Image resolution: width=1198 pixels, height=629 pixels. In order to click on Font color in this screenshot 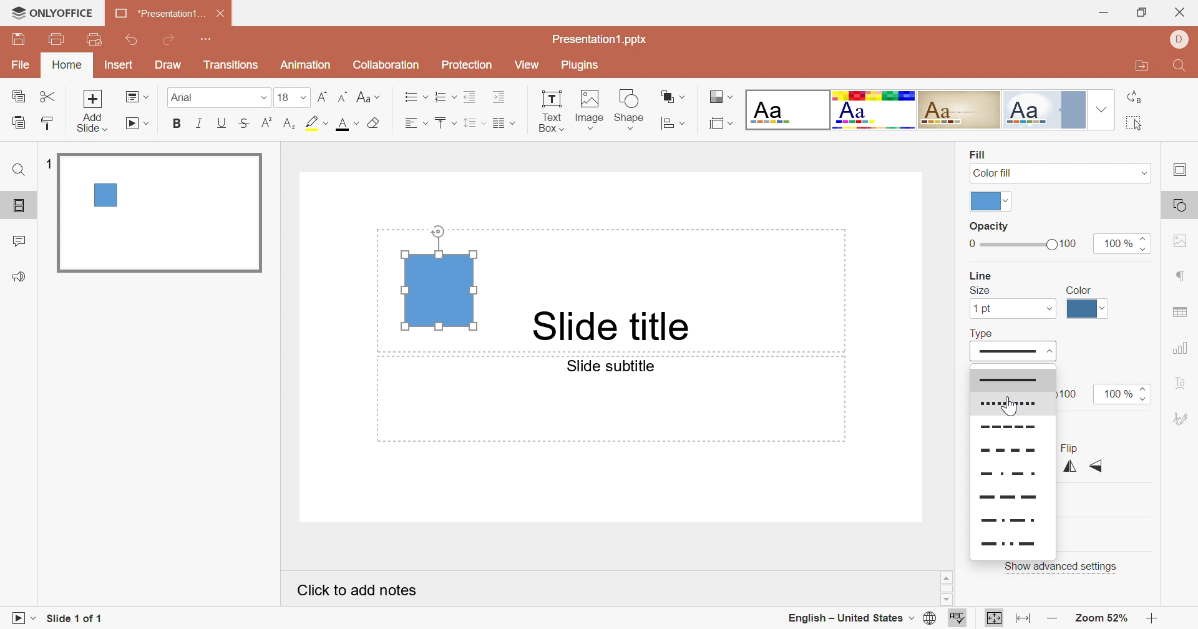, I will do `click(344, 125)`.